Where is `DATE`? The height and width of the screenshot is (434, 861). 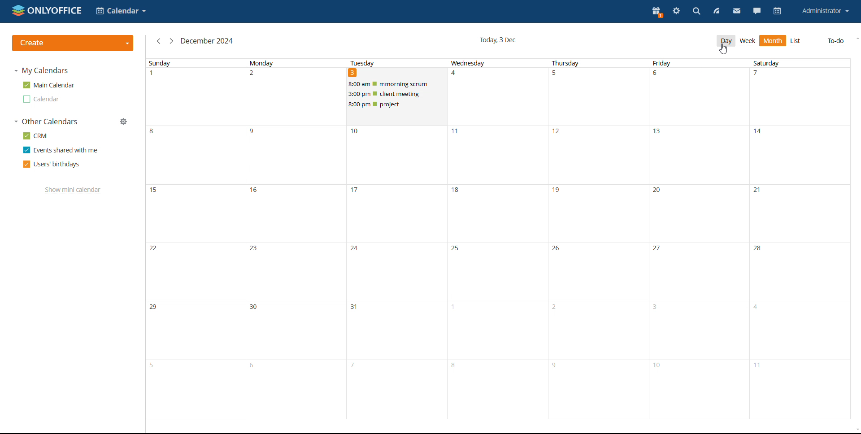 DATE is located at coordinates (354, 72).